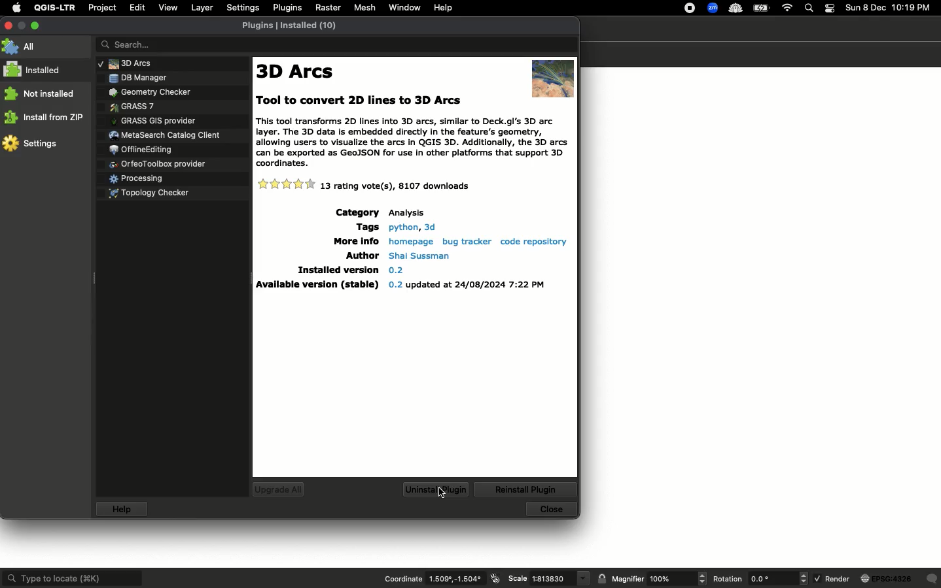  What do you see at coordinates (36, 25) in the screenshot?
I see `Maximize` at bounding box center [36, 25].